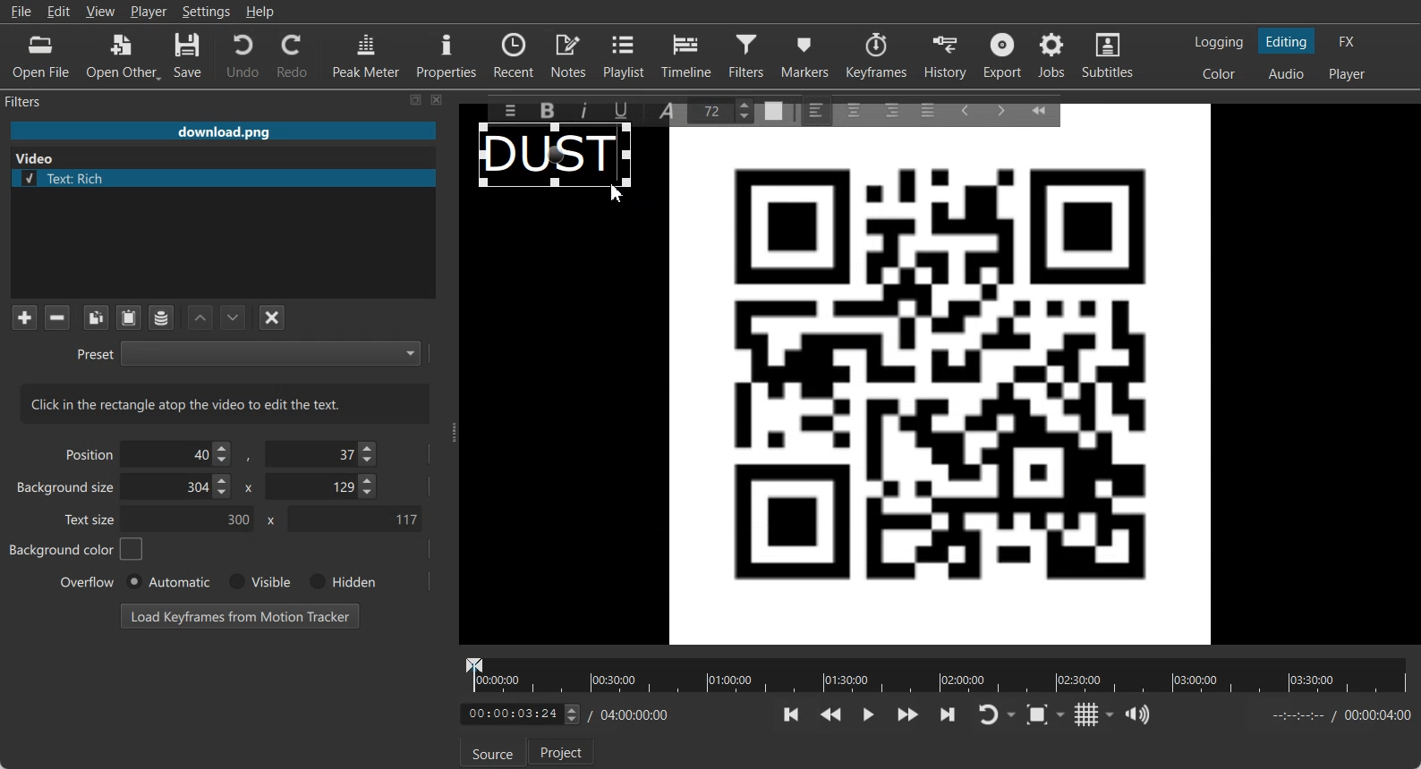 This screenshot has height=769, width=1421. I want to click on Project, so click(563, 751).